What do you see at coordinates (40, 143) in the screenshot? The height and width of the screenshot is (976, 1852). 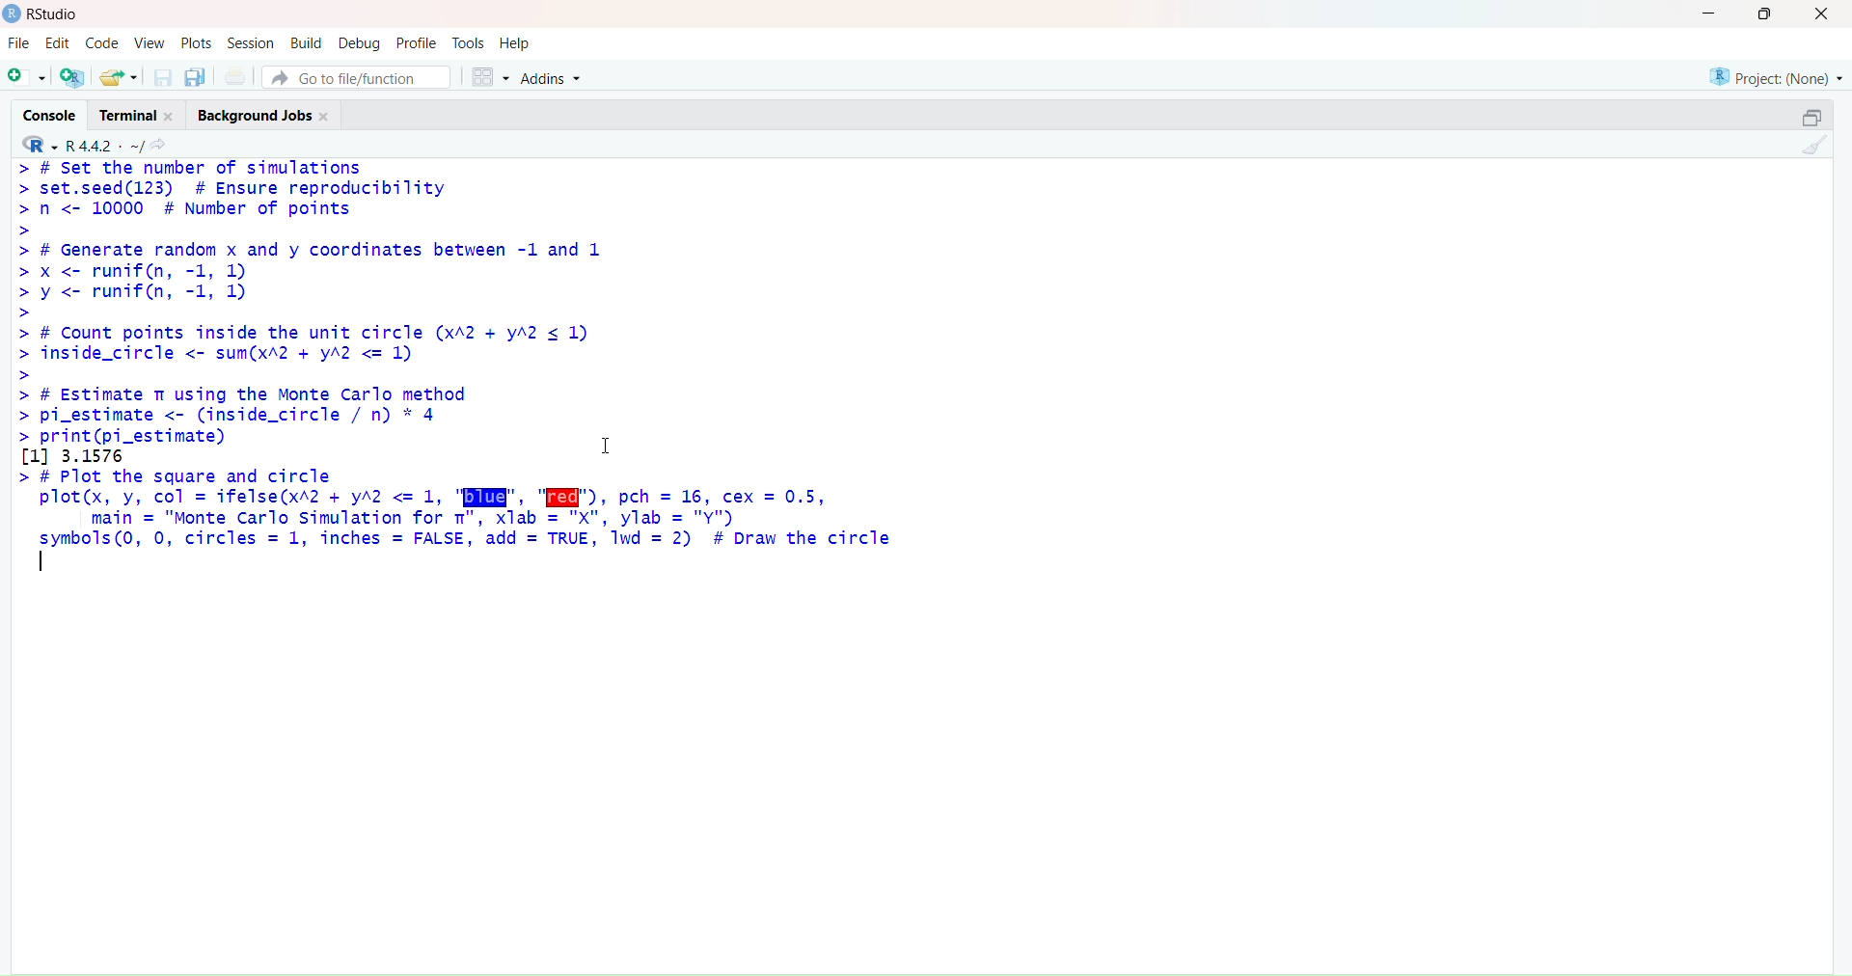 I see `R` at bounding box center [40, 143].